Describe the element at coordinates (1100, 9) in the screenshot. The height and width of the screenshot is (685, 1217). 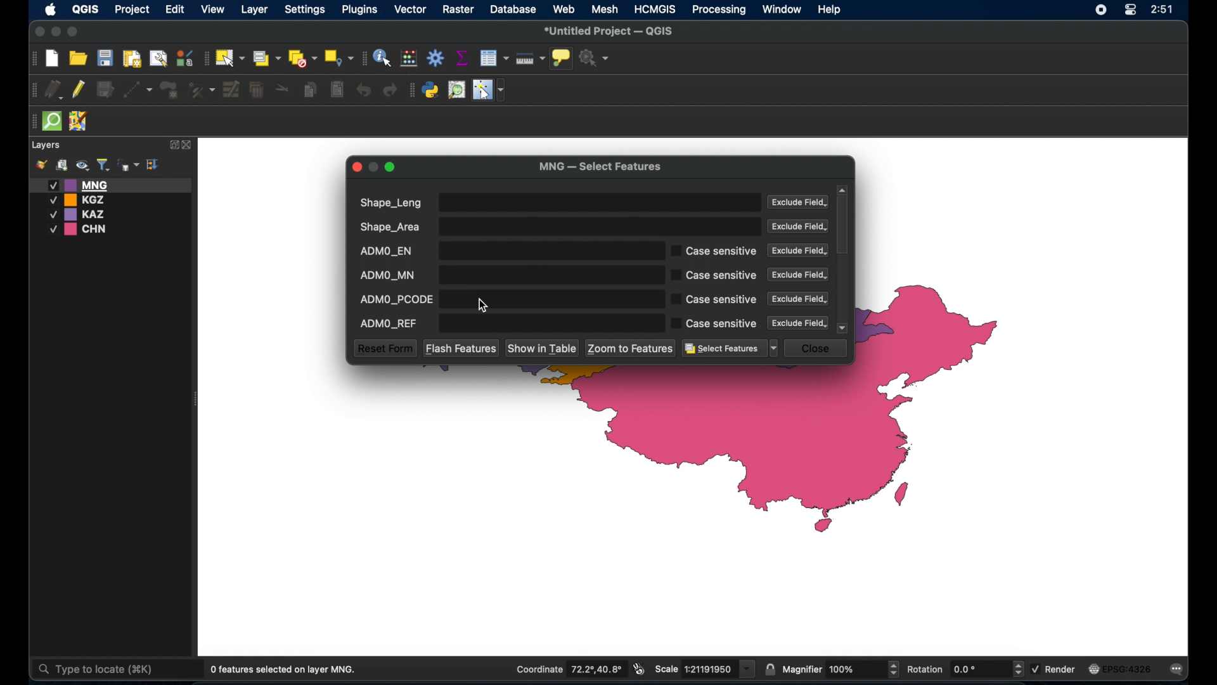
I see `screen recorder` at that location.